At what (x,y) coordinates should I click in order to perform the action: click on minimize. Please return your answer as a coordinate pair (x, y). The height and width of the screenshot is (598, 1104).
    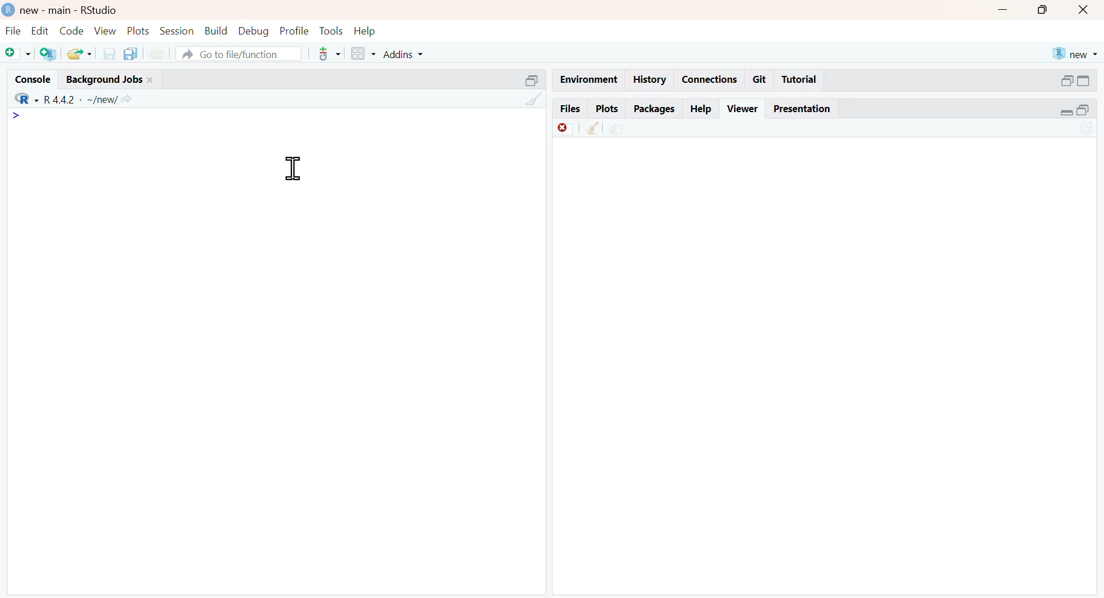
    Looking at the image, I should click on (1005, 10).